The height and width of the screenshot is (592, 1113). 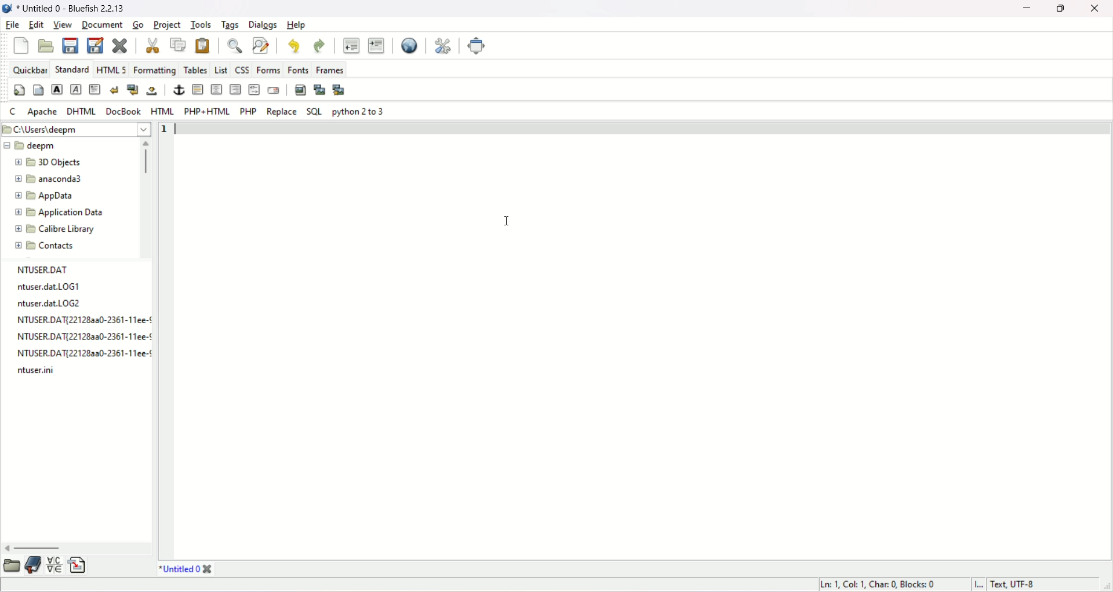 What do you see at coordinates (177, 45) in the screenshot?
I see `copy` at bounding box center [177, 45].